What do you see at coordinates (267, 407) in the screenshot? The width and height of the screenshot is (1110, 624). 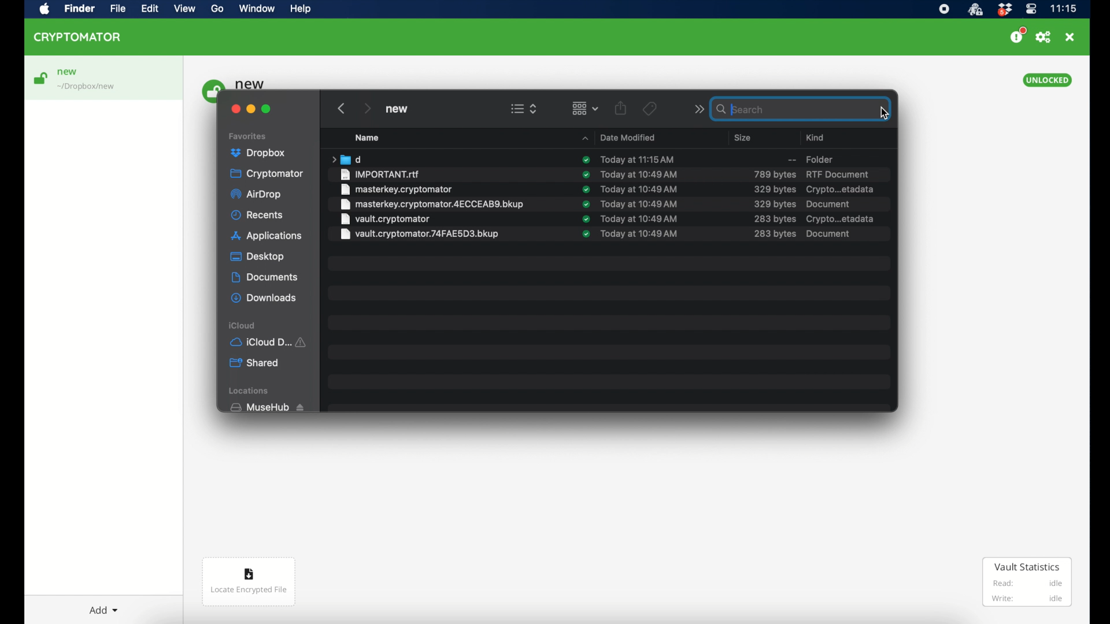 I see `muse hub` at bounding box center [267, 407].